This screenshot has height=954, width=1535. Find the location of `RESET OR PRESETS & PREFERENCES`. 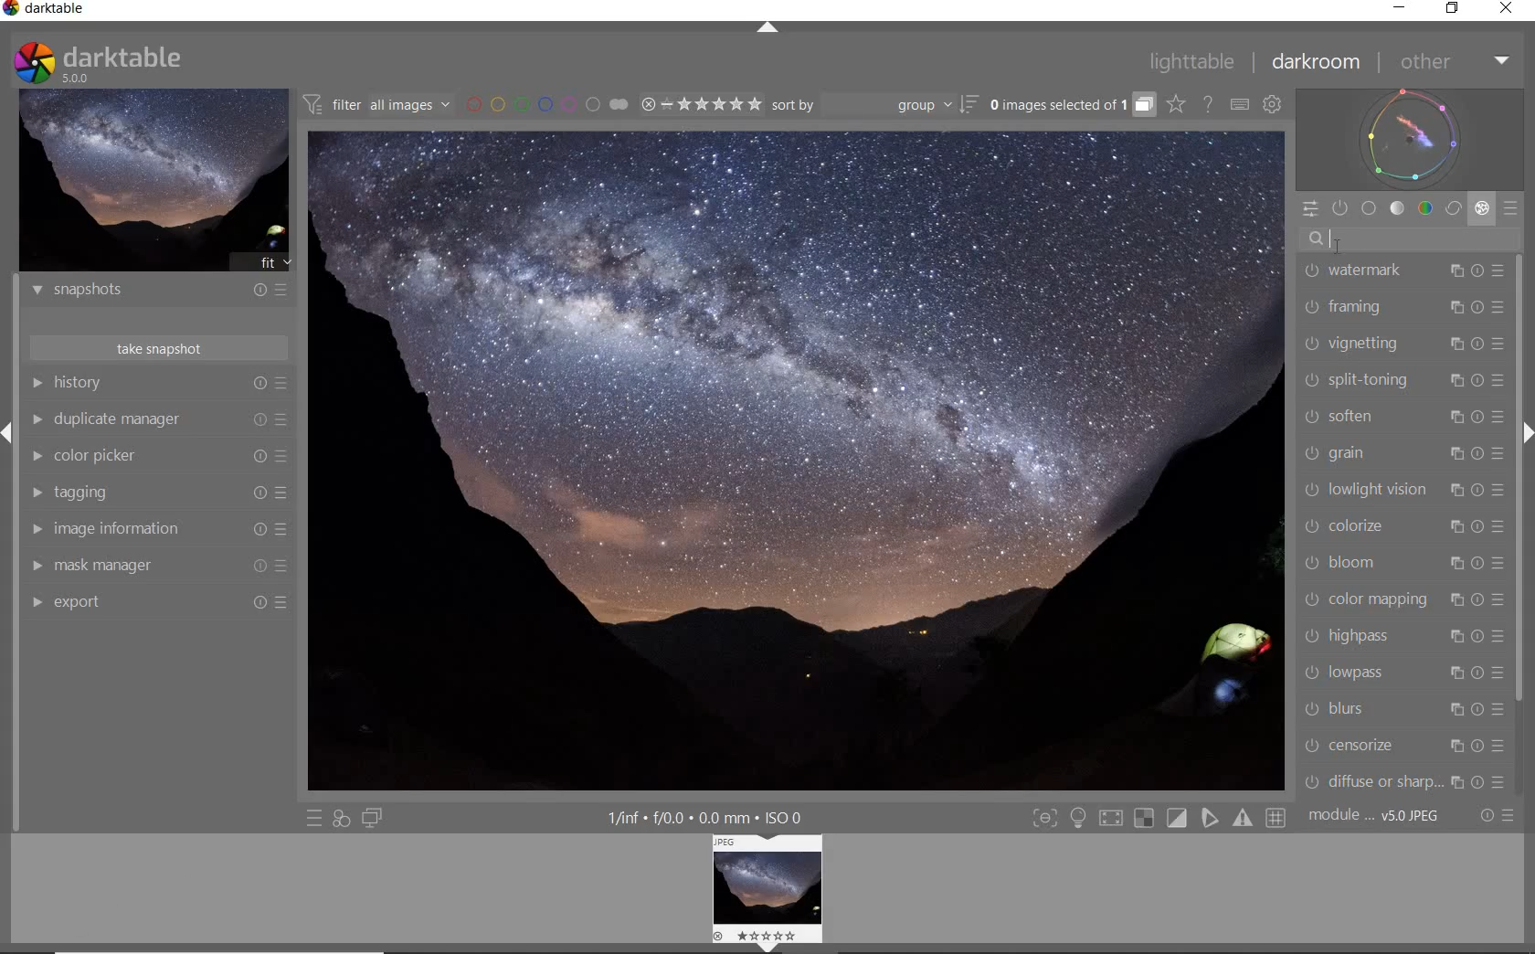

RESET OR PRESETS & PREFERENCES is located at coordinates (1498, 814).